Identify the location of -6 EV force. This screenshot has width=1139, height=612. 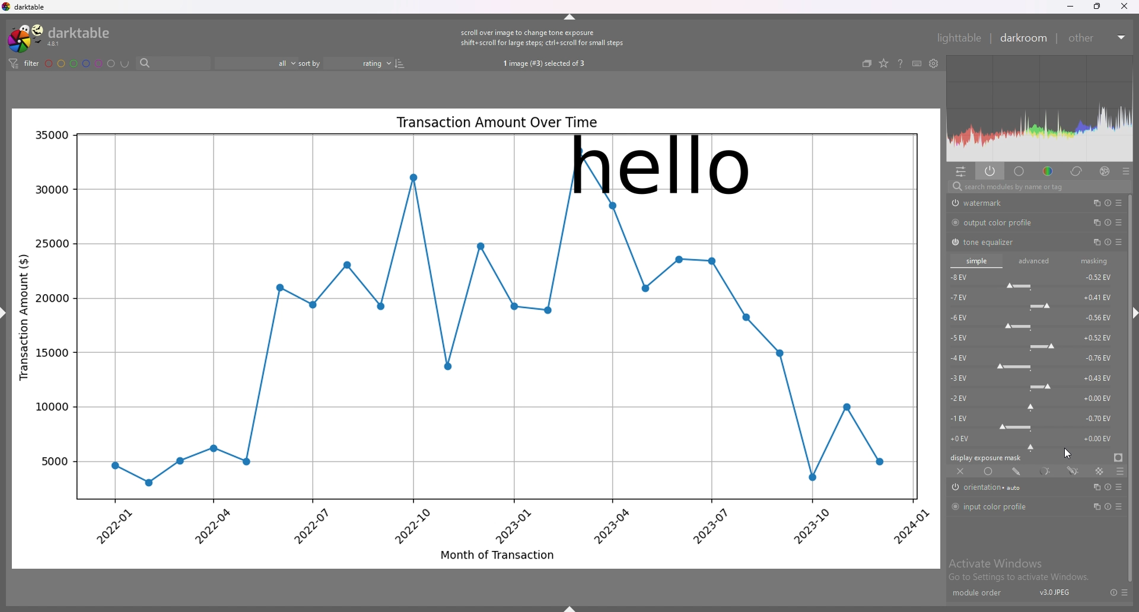
(1034, 321).